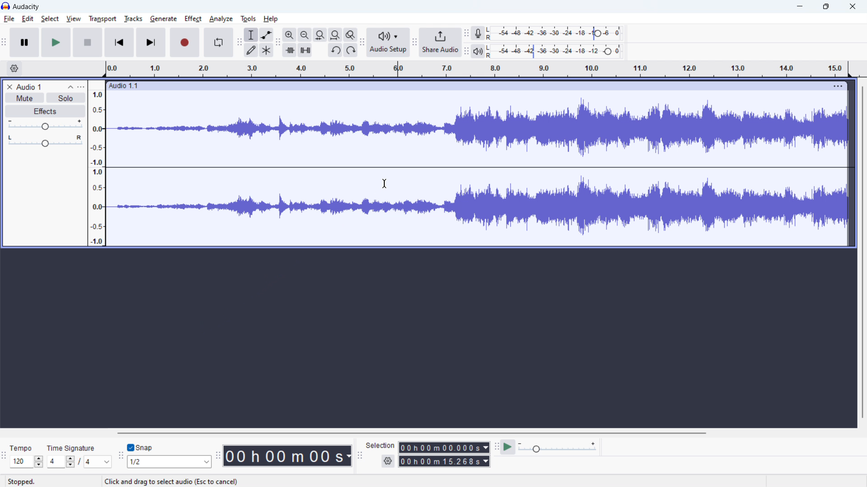 This screenshot has height=487, width=867. I want to click on time signature toolbar, so click(5, 457).